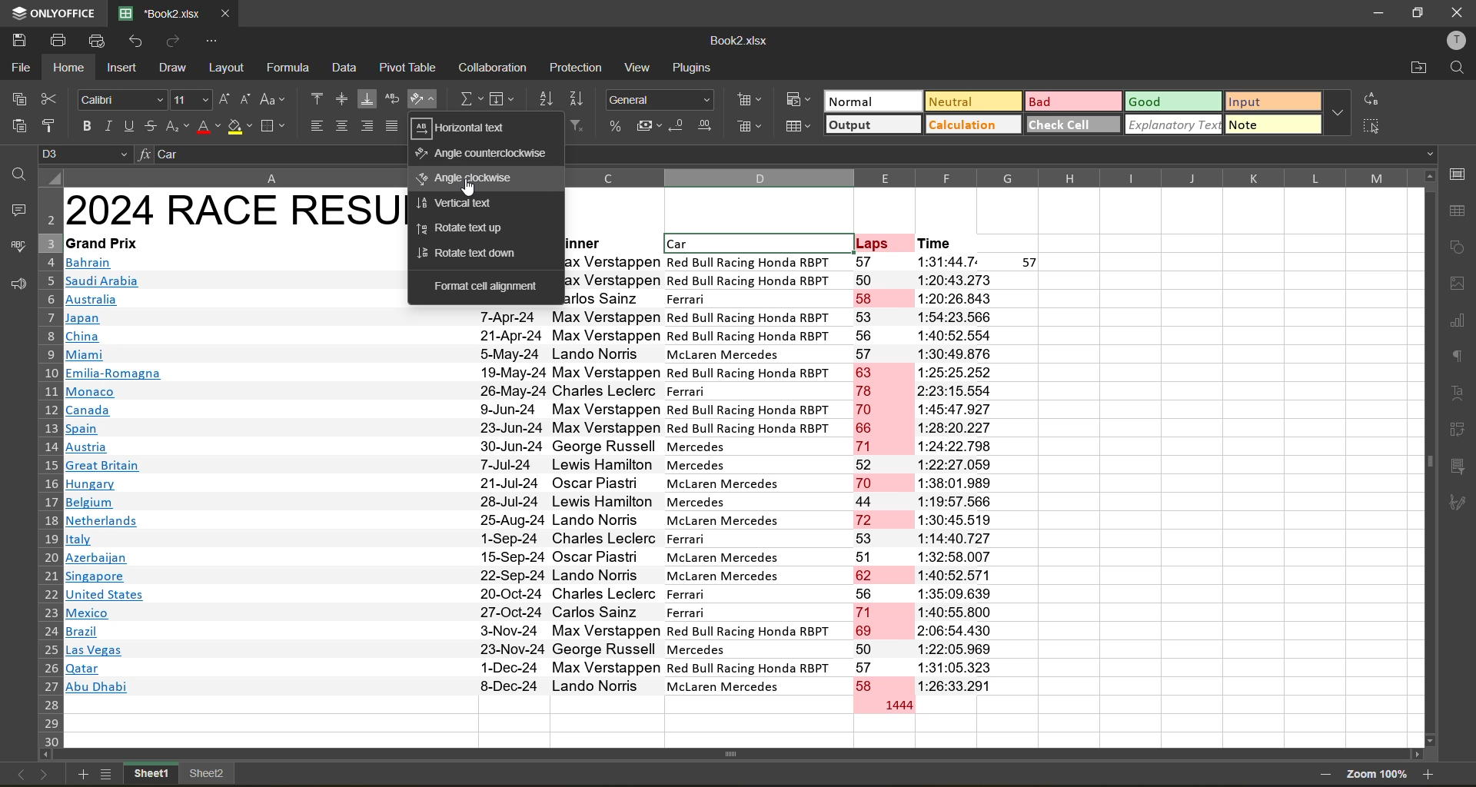 The image size is (1476, 787). What do you see at coordinates (695, 66) in the screenshot?
I see `plugins` at bounding box center [695, 66].